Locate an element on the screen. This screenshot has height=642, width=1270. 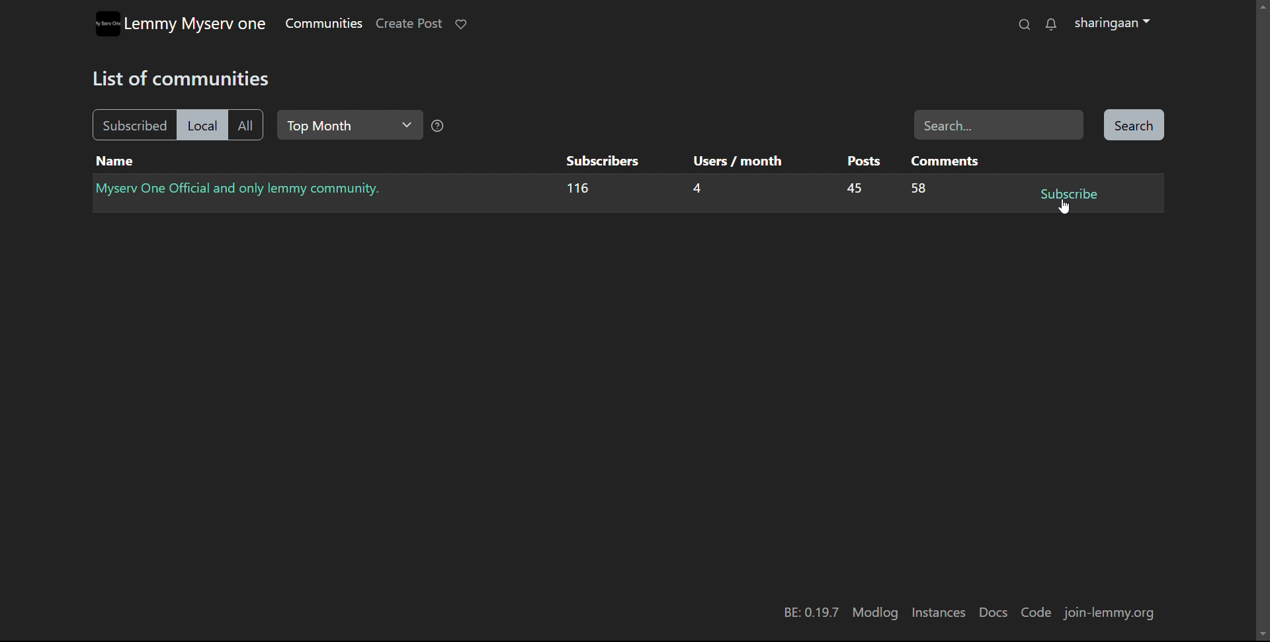
create post is located at coordinates (408, 24).